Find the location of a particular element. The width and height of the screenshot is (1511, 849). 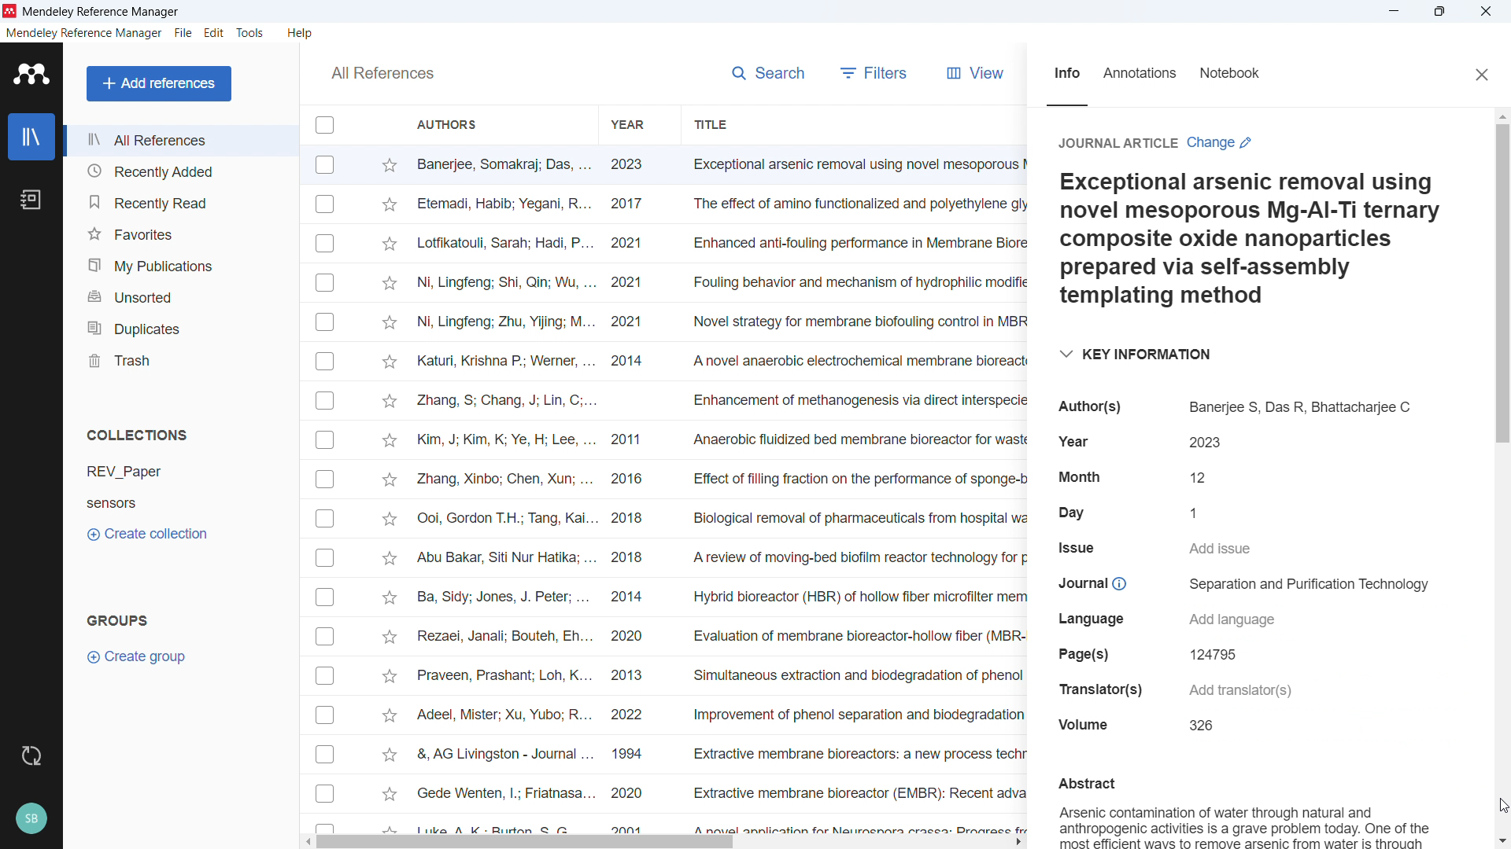

rezaei,janall,boutch,eh is located at coordinates (503, 638).